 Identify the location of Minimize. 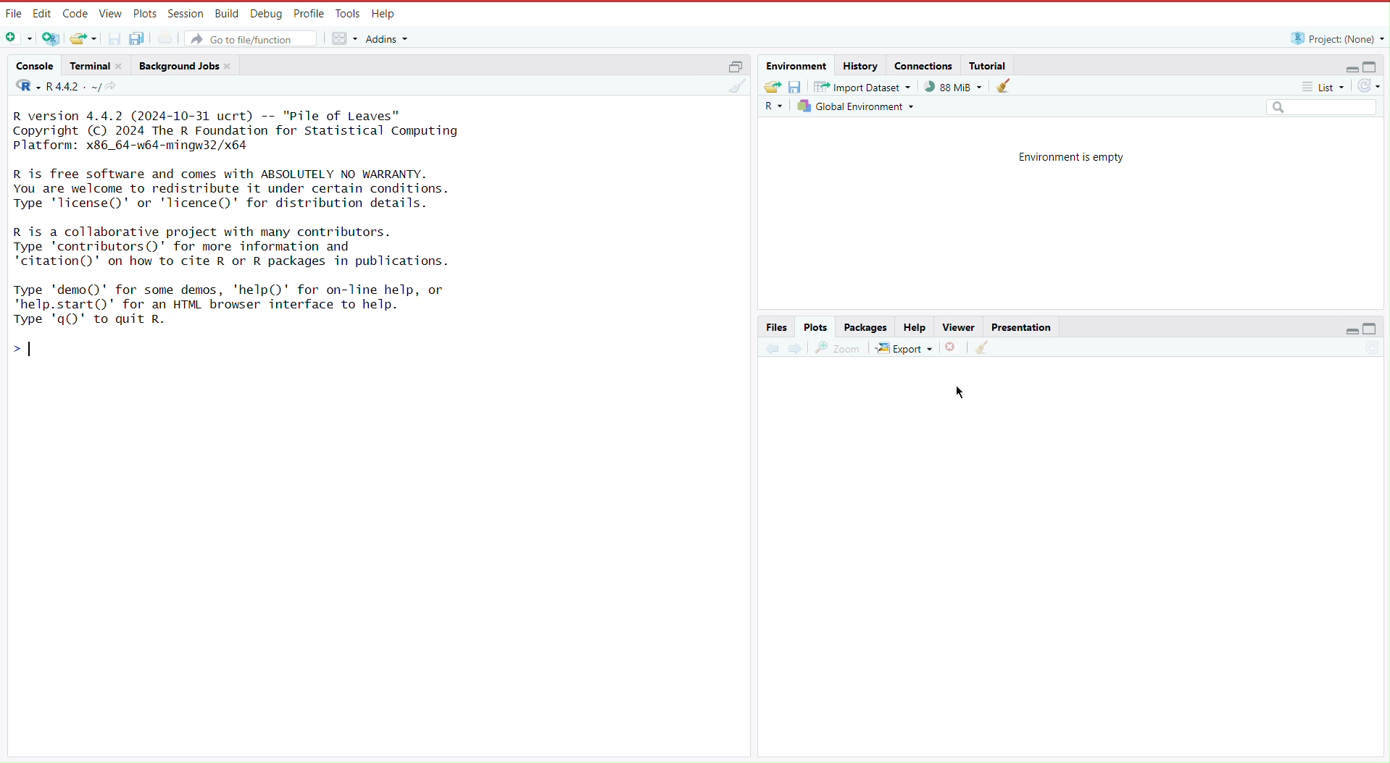
(1346, 69).